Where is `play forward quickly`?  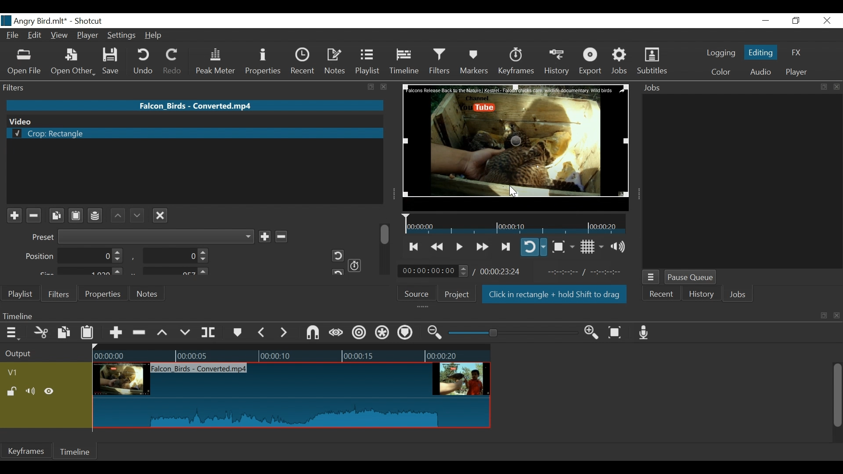
play forward quickly is located at coordinates (481, 248).